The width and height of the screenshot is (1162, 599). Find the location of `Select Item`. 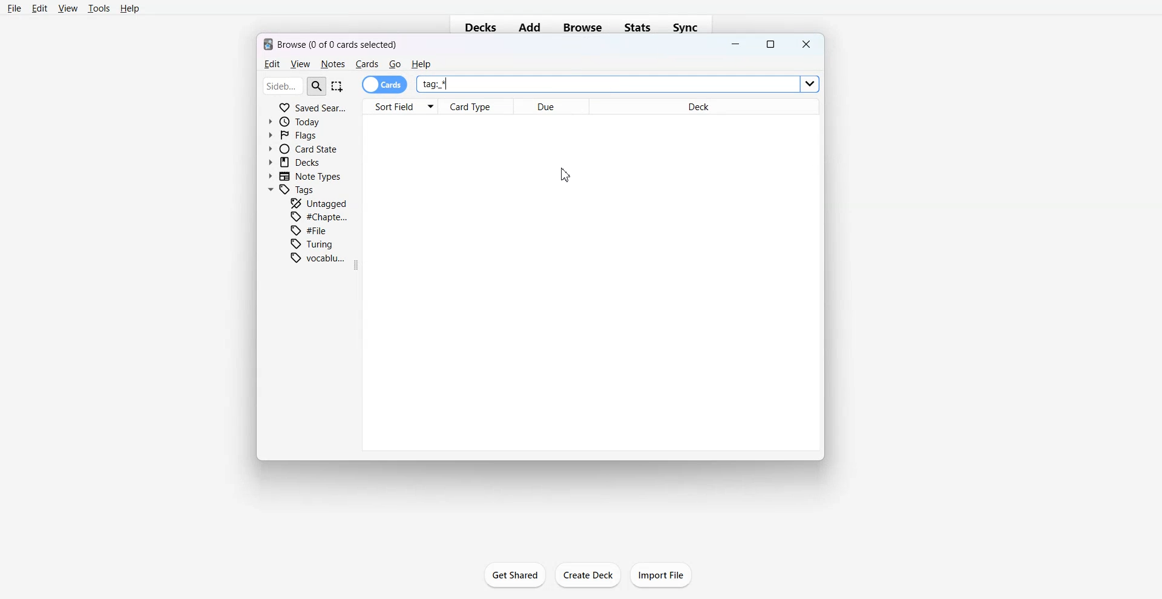

Select Item is located at coordinates (338, 86).